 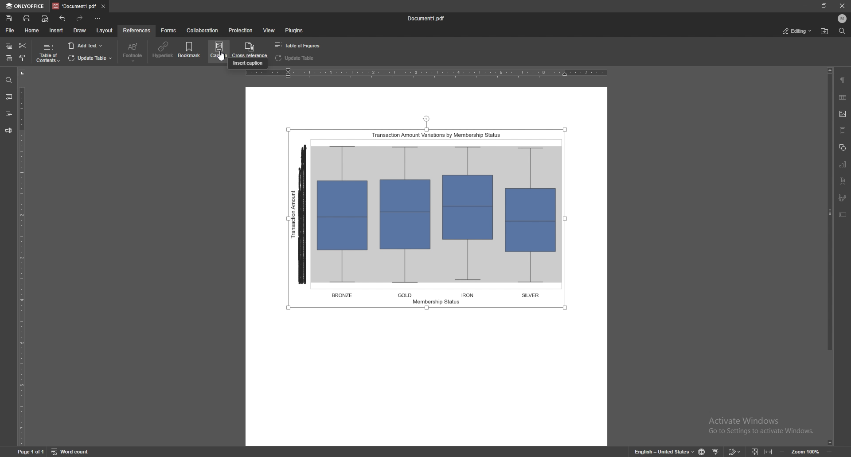 What do you see at coordinates (56, 31) in the screenshot?
I see `insert` at bounding box center [56, 31].